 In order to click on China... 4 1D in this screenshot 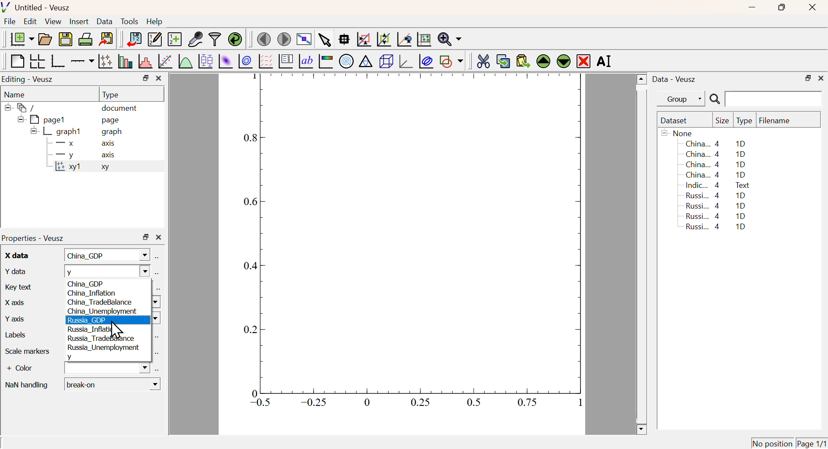, I will do `click(717, 165)`.